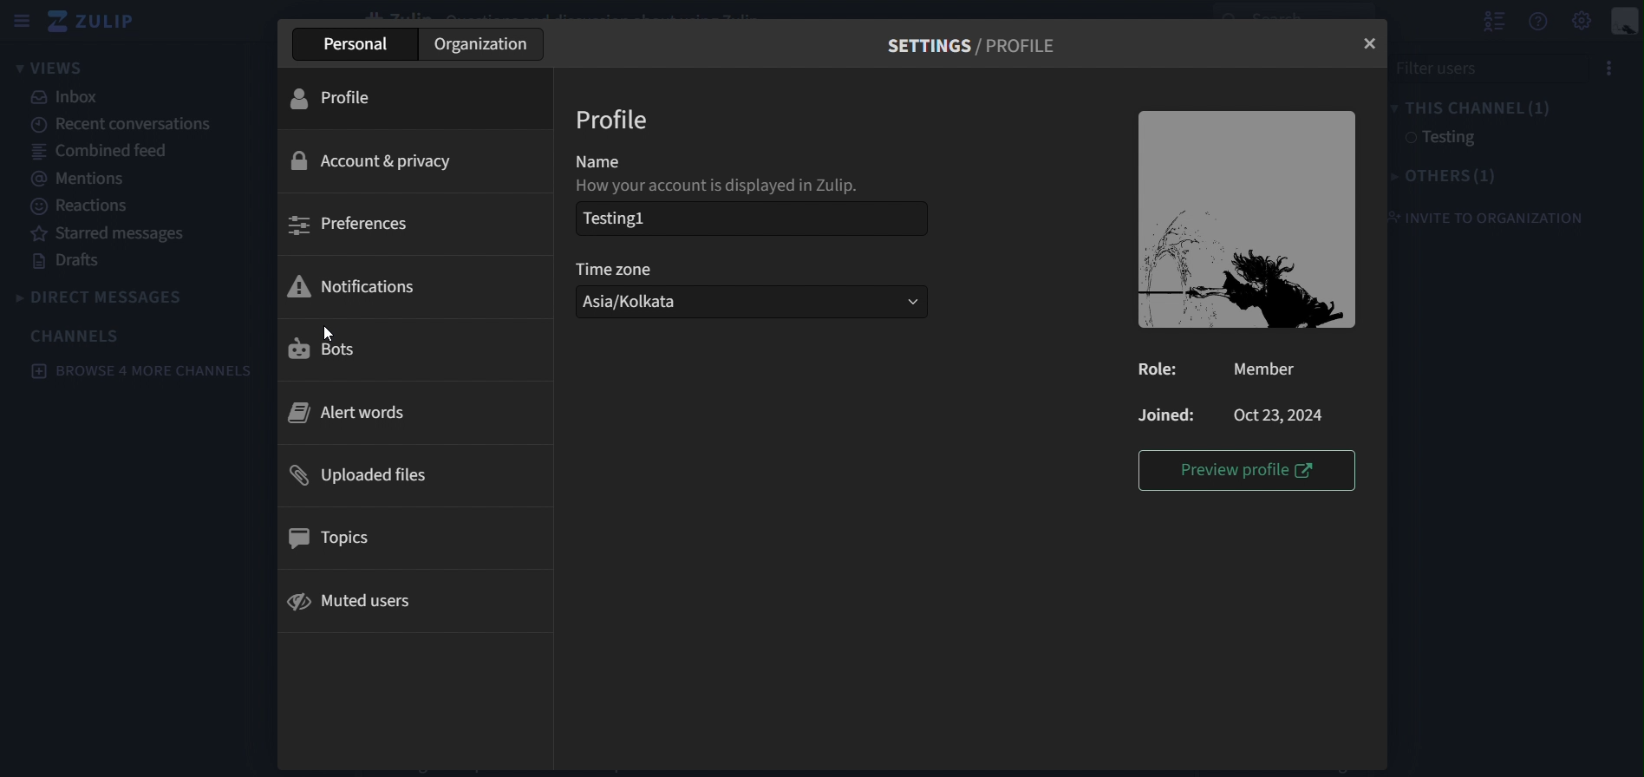 This screenshot has height=777, width=1644. I want to click on zulip, so click(100, 23).